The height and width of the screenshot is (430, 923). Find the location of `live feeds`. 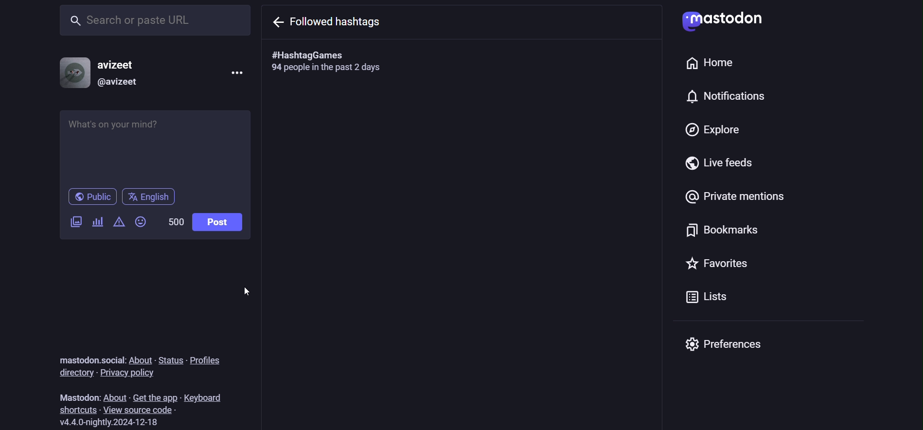

live feeds is located at coordinates (721, 164).